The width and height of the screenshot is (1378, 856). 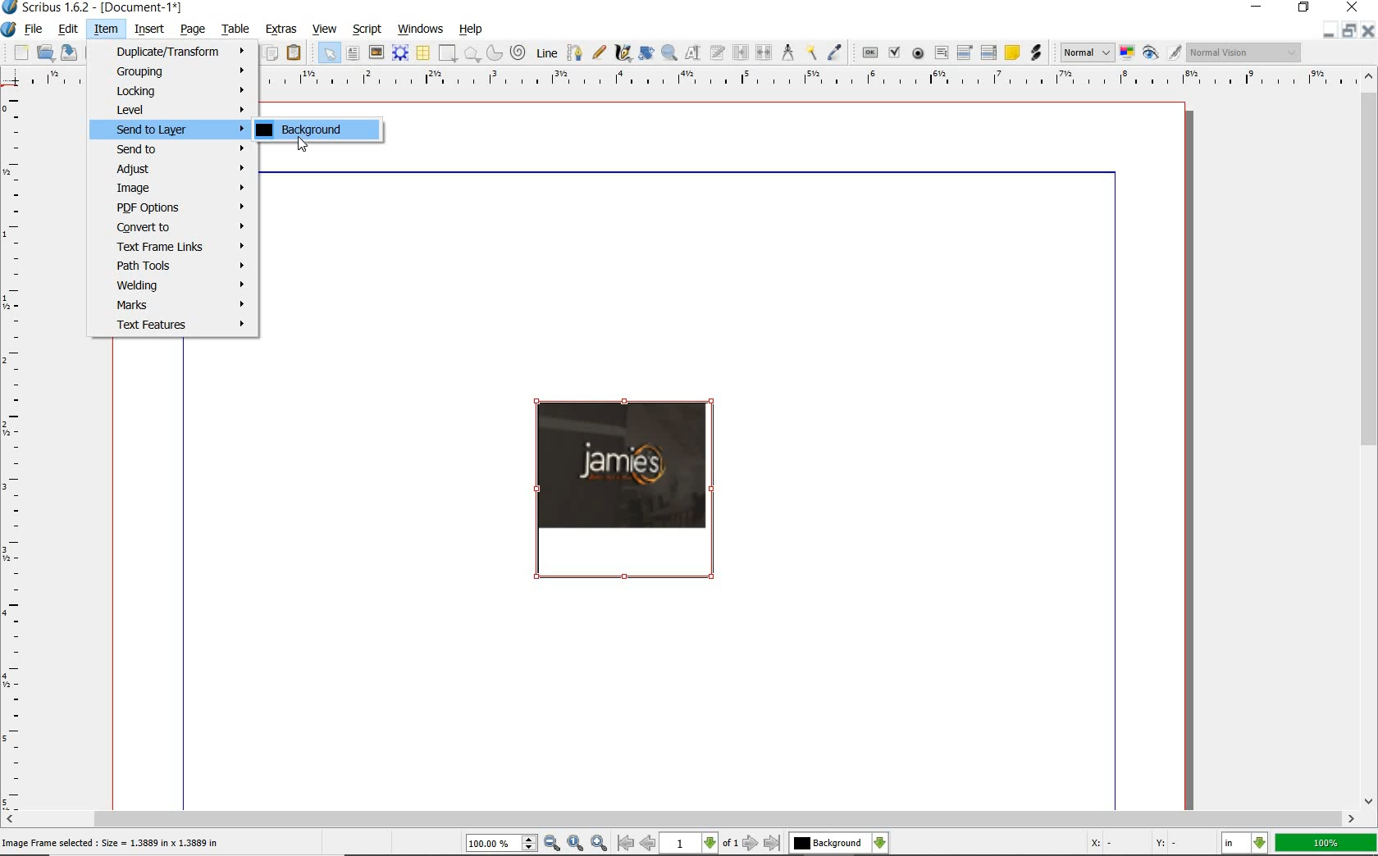 I want to click on Grouping, so click(x=173, y=71).